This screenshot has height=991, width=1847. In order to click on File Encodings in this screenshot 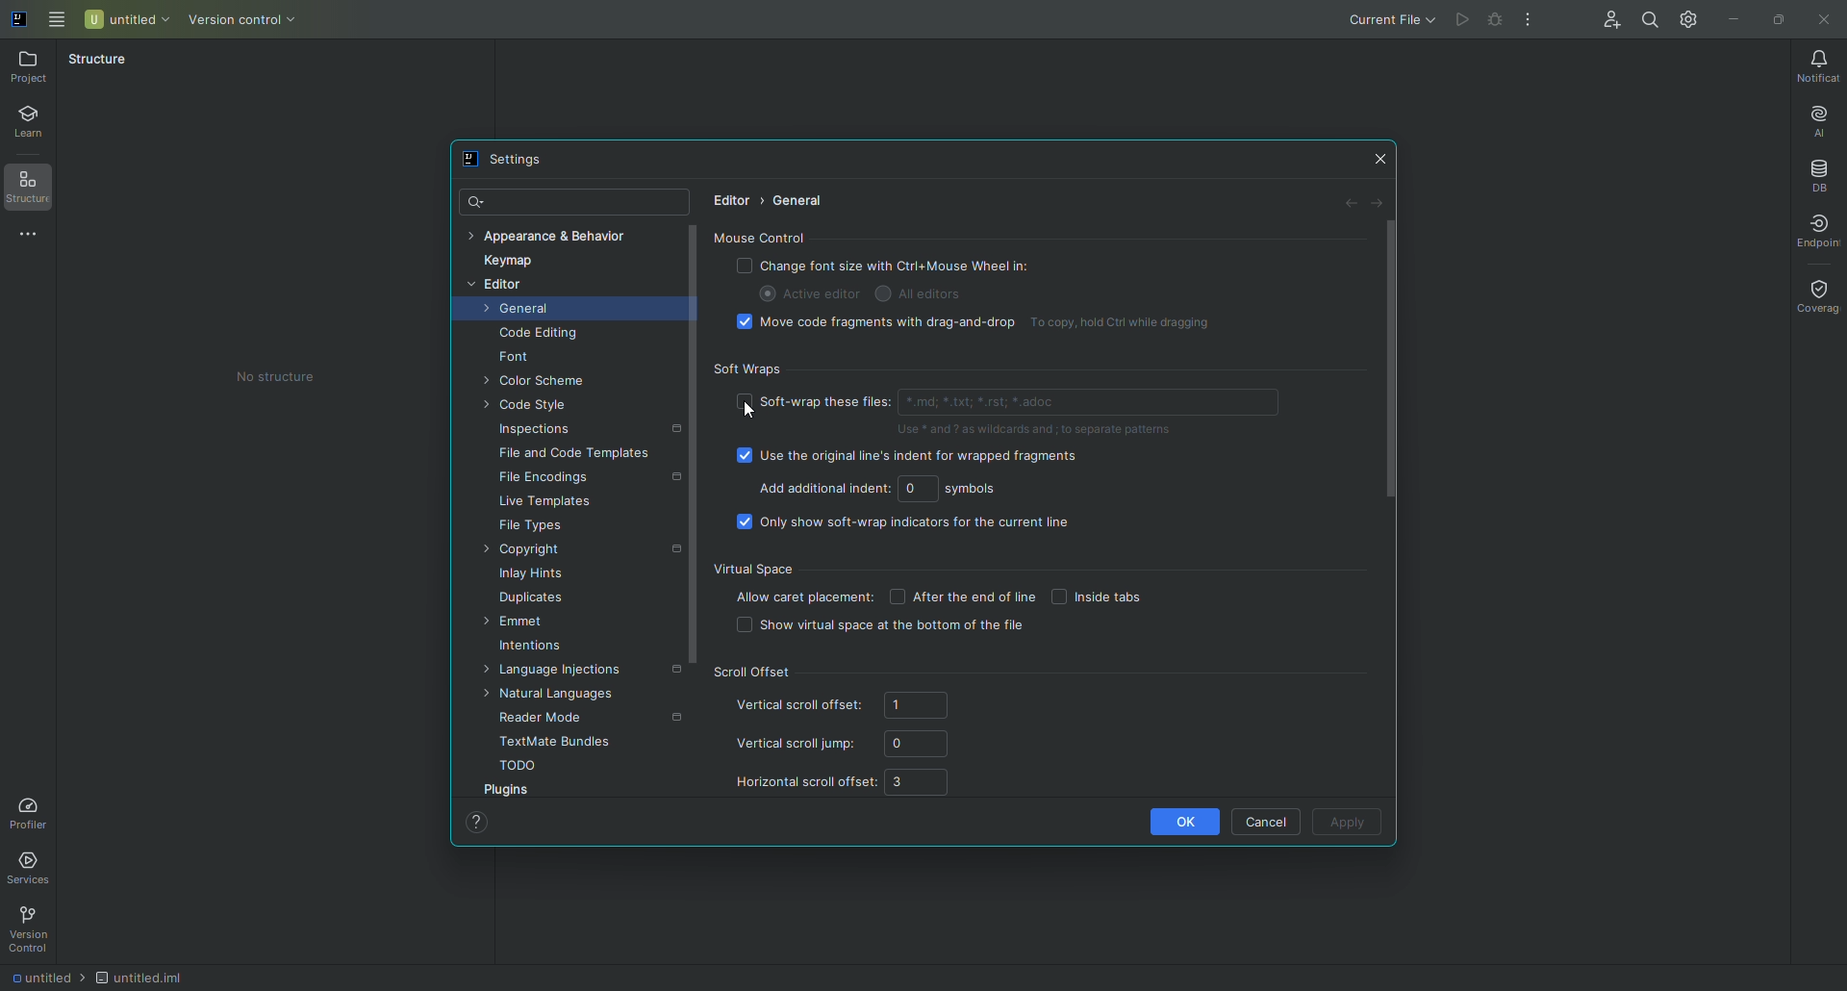, I will do `click(549, 480)`.